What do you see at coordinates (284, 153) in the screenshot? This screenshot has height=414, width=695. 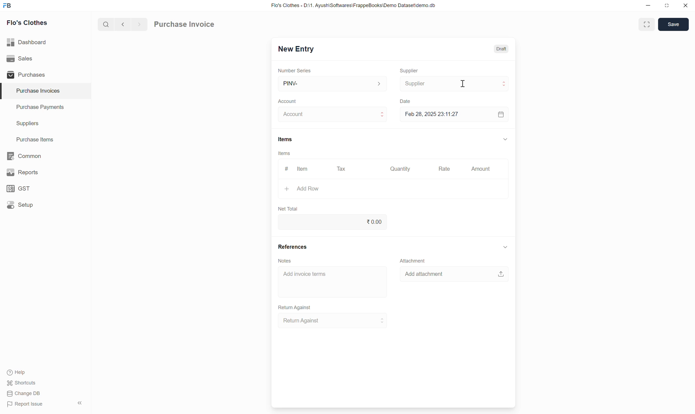 I see `Items` at bounding box center [284, 153].